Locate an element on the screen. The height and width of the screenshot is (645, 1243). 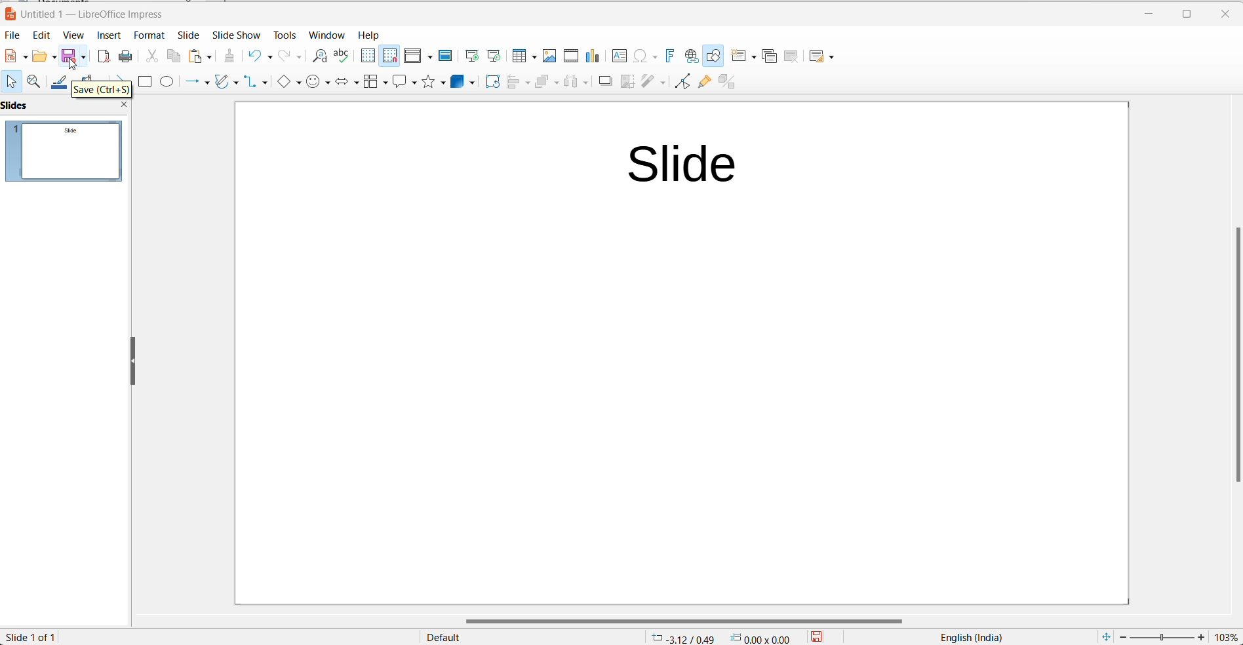
Cut is located at coordinates (146, 56).